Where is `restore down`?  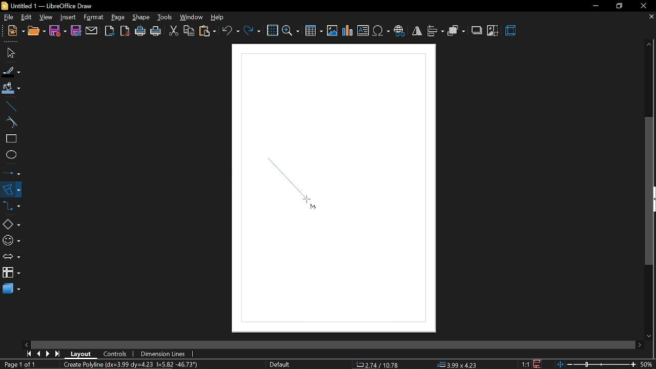 restore down is located at coordinates (620, 6).